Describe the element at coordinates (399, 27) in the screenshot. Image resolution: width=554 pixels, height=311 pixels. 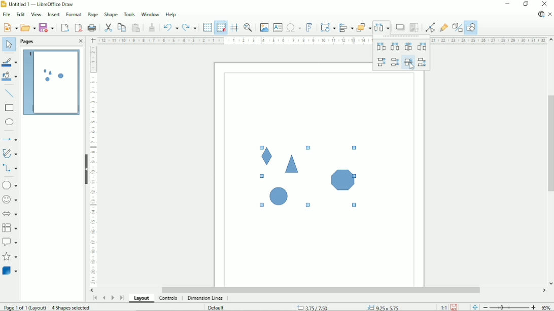
I see `Shadow` at that location.